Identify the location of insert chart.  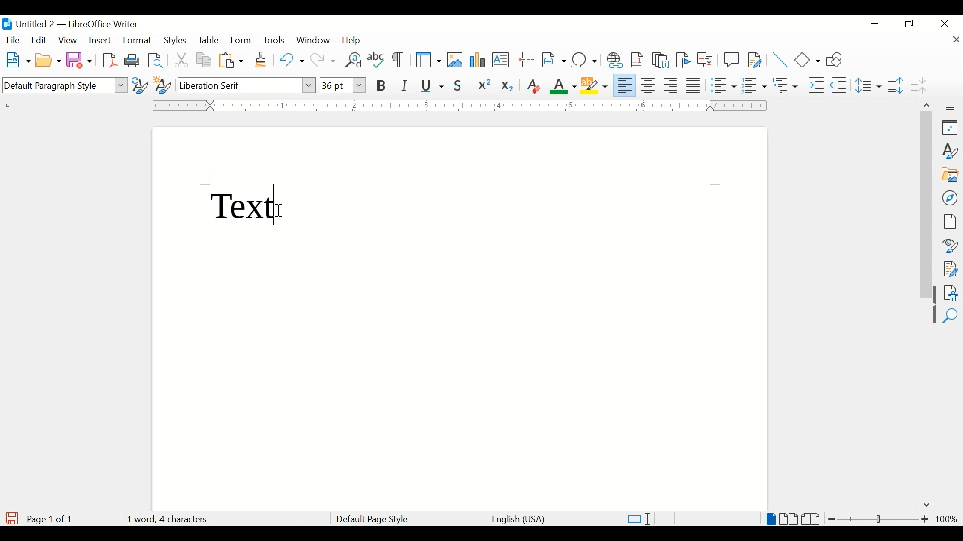
(478, 61).